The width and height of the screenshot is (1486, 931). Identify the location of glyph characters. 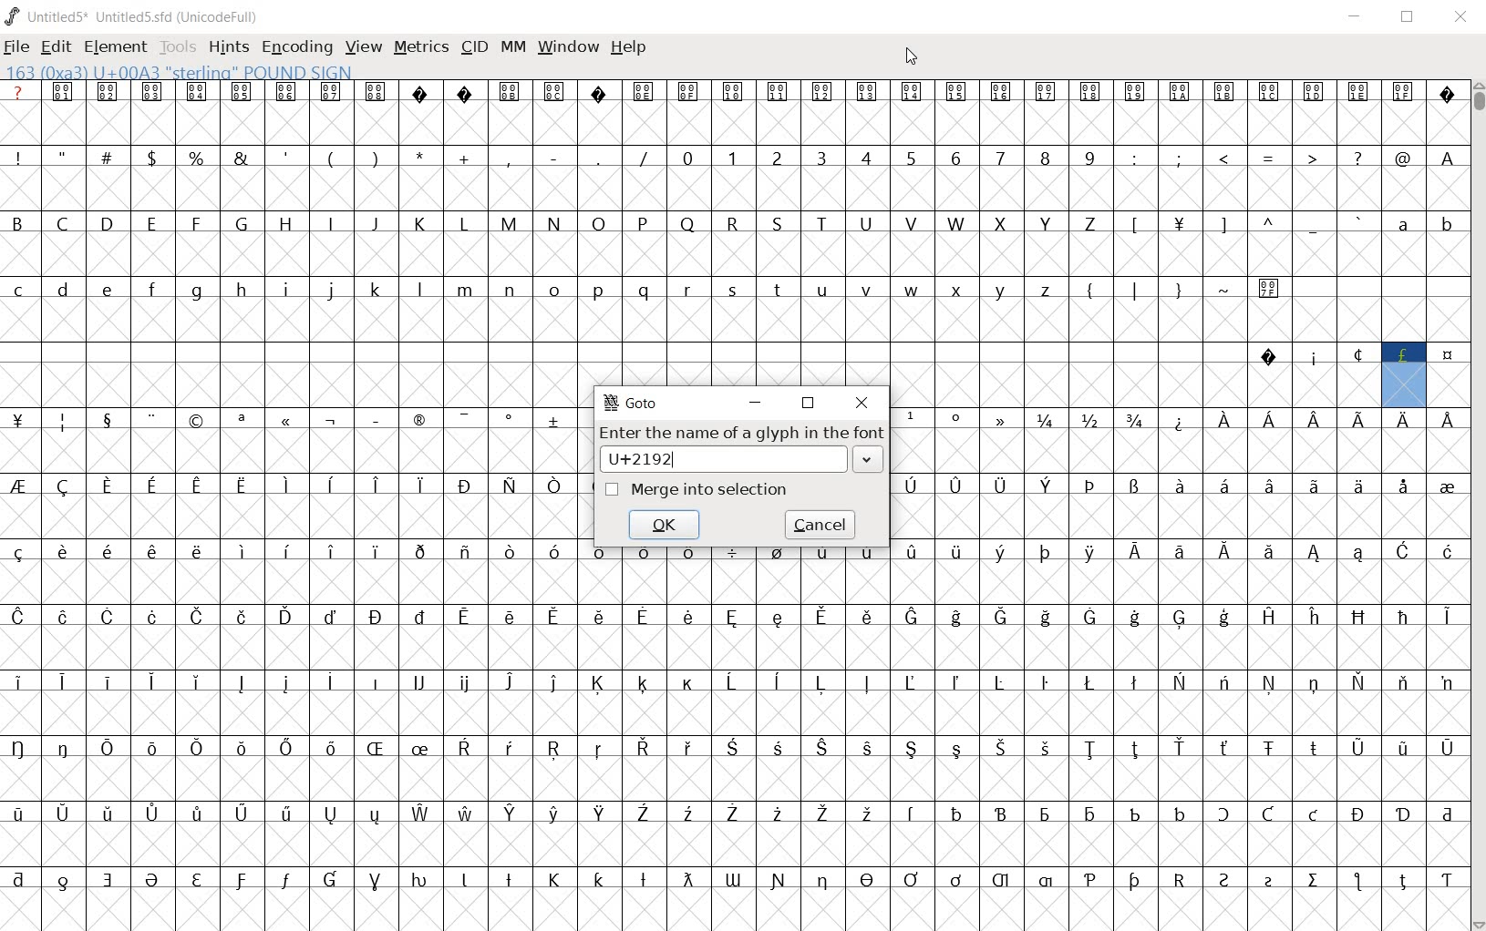
(1023, 745).